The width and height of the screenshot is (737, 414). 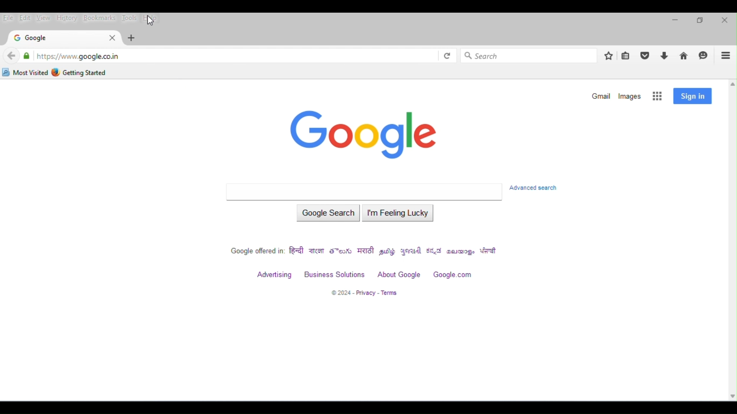 What do you see at coordinates (665, 56) in the screenshot?
I see `downloads` at bounding box center [665, 56].